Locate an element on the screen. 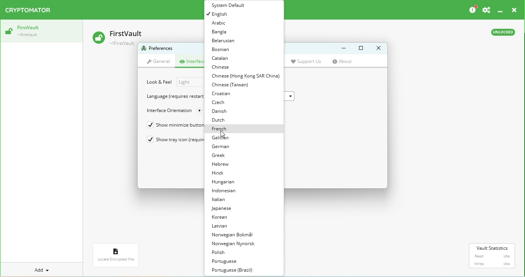 The height and width of the screenshot is (277, 525). Support us is located at coordinates (309, 61).